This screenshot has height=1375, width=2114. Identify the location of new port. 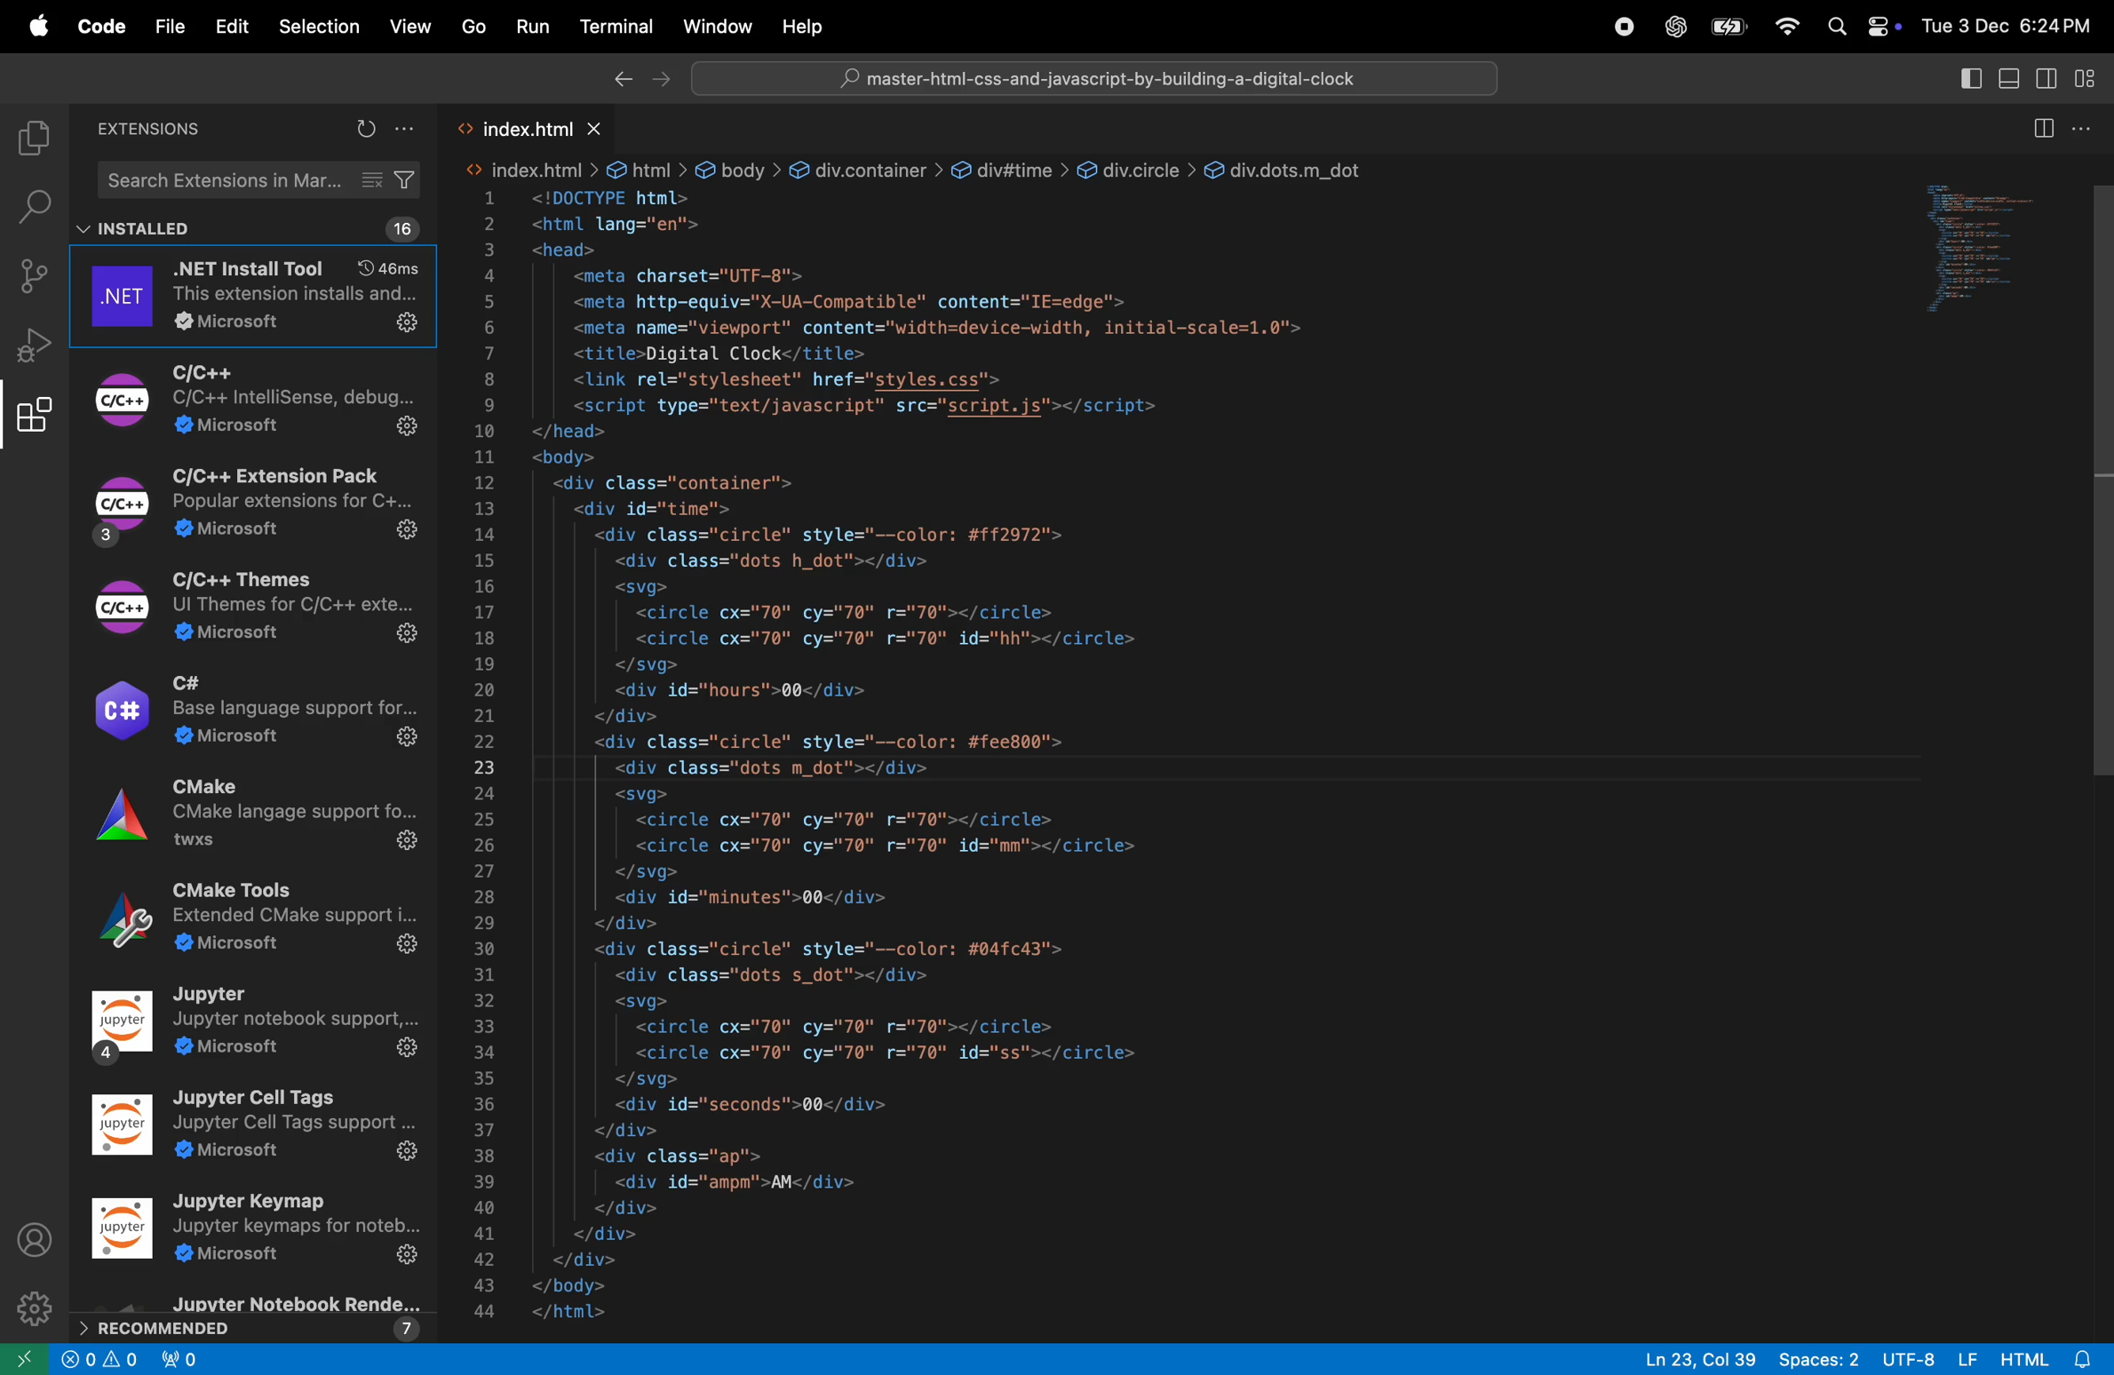
(189, 1359).